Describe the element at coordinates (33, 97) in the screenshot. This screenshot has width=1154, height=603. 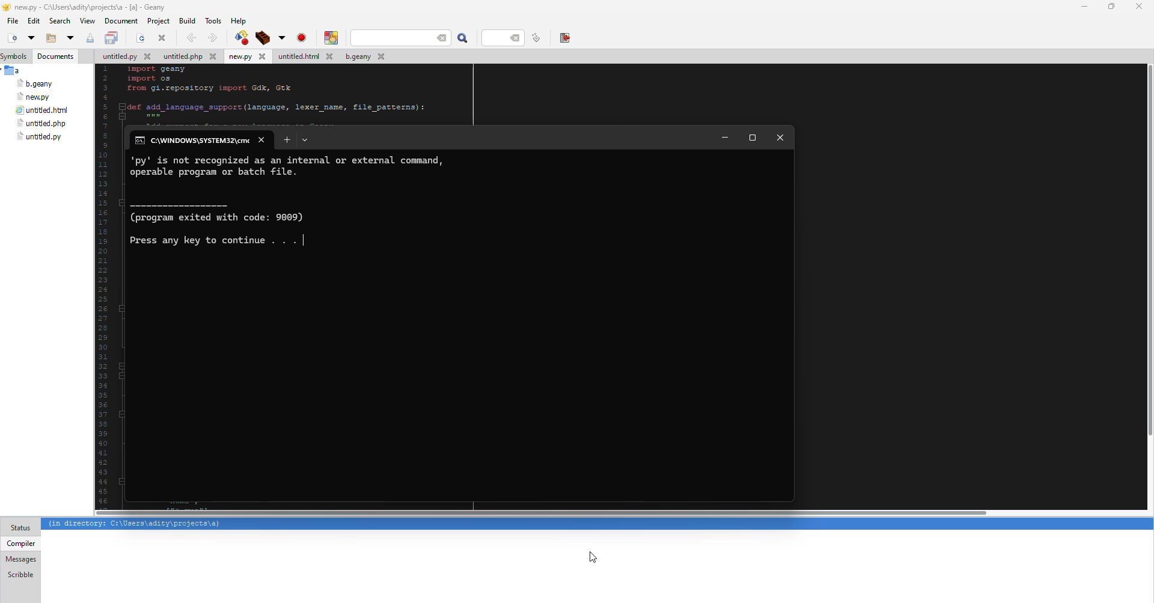
I see `file` at that location.